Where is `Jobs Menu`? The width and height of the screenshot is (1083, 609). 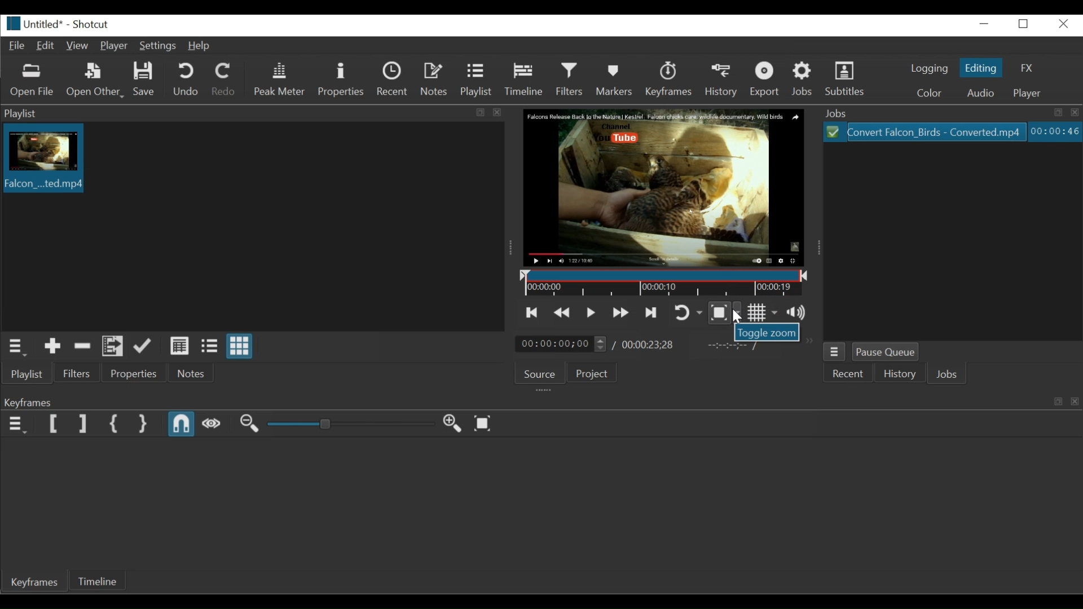
Jobs Menu is located at coordinates (834, 352).